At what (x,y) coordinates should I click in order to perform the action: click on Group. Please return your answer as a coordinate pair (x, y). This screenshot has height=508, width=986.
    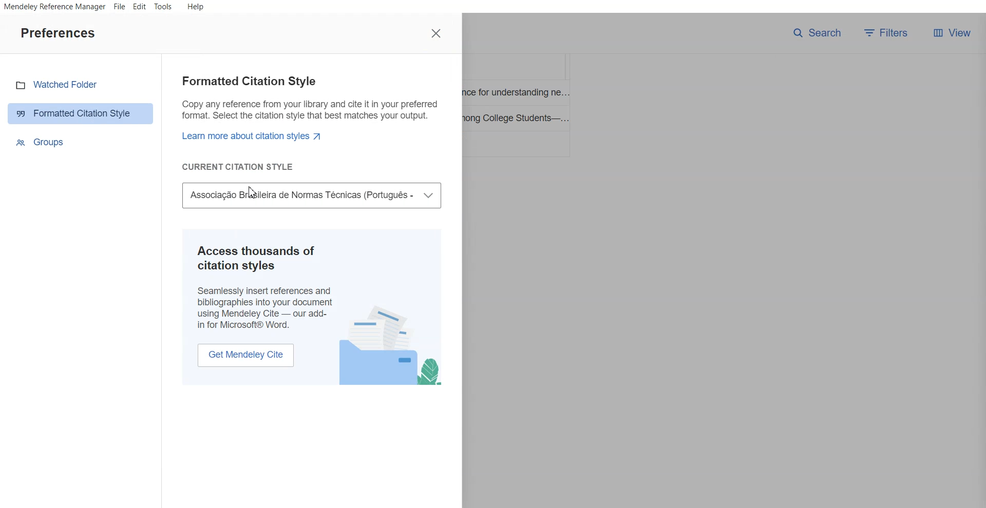
    Looking at the image, I should click on (82, 142).